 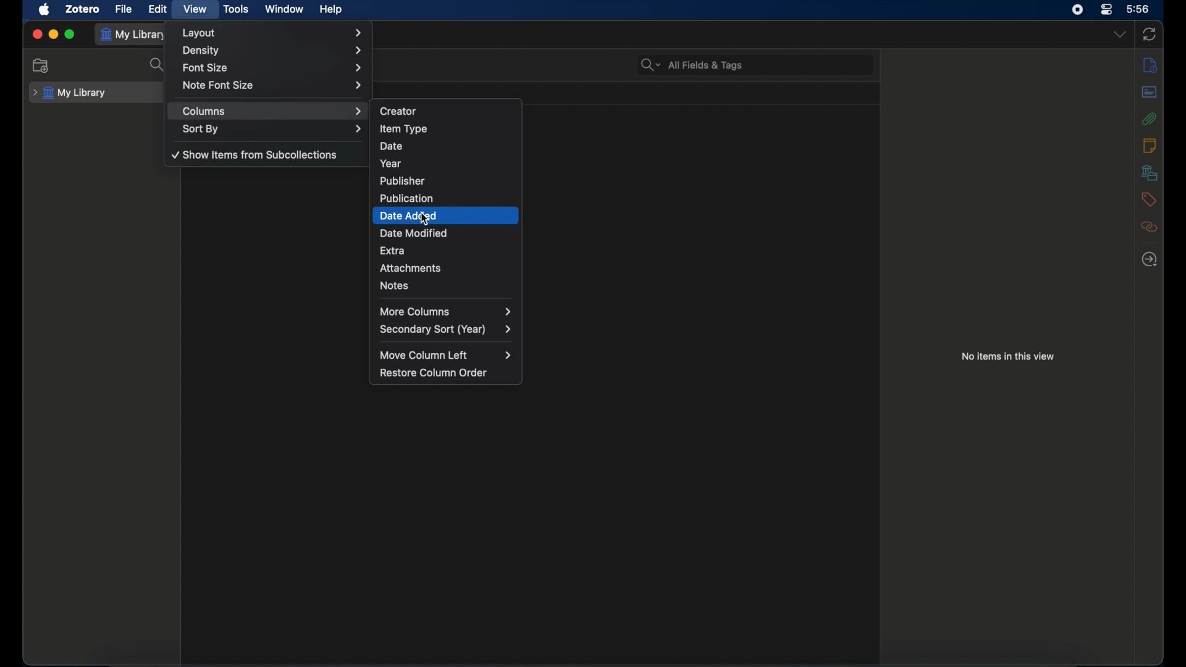 What do you see at coordinates (273, 85) in the screenshot?
I see `note font size` at bounding box center [273, 85].